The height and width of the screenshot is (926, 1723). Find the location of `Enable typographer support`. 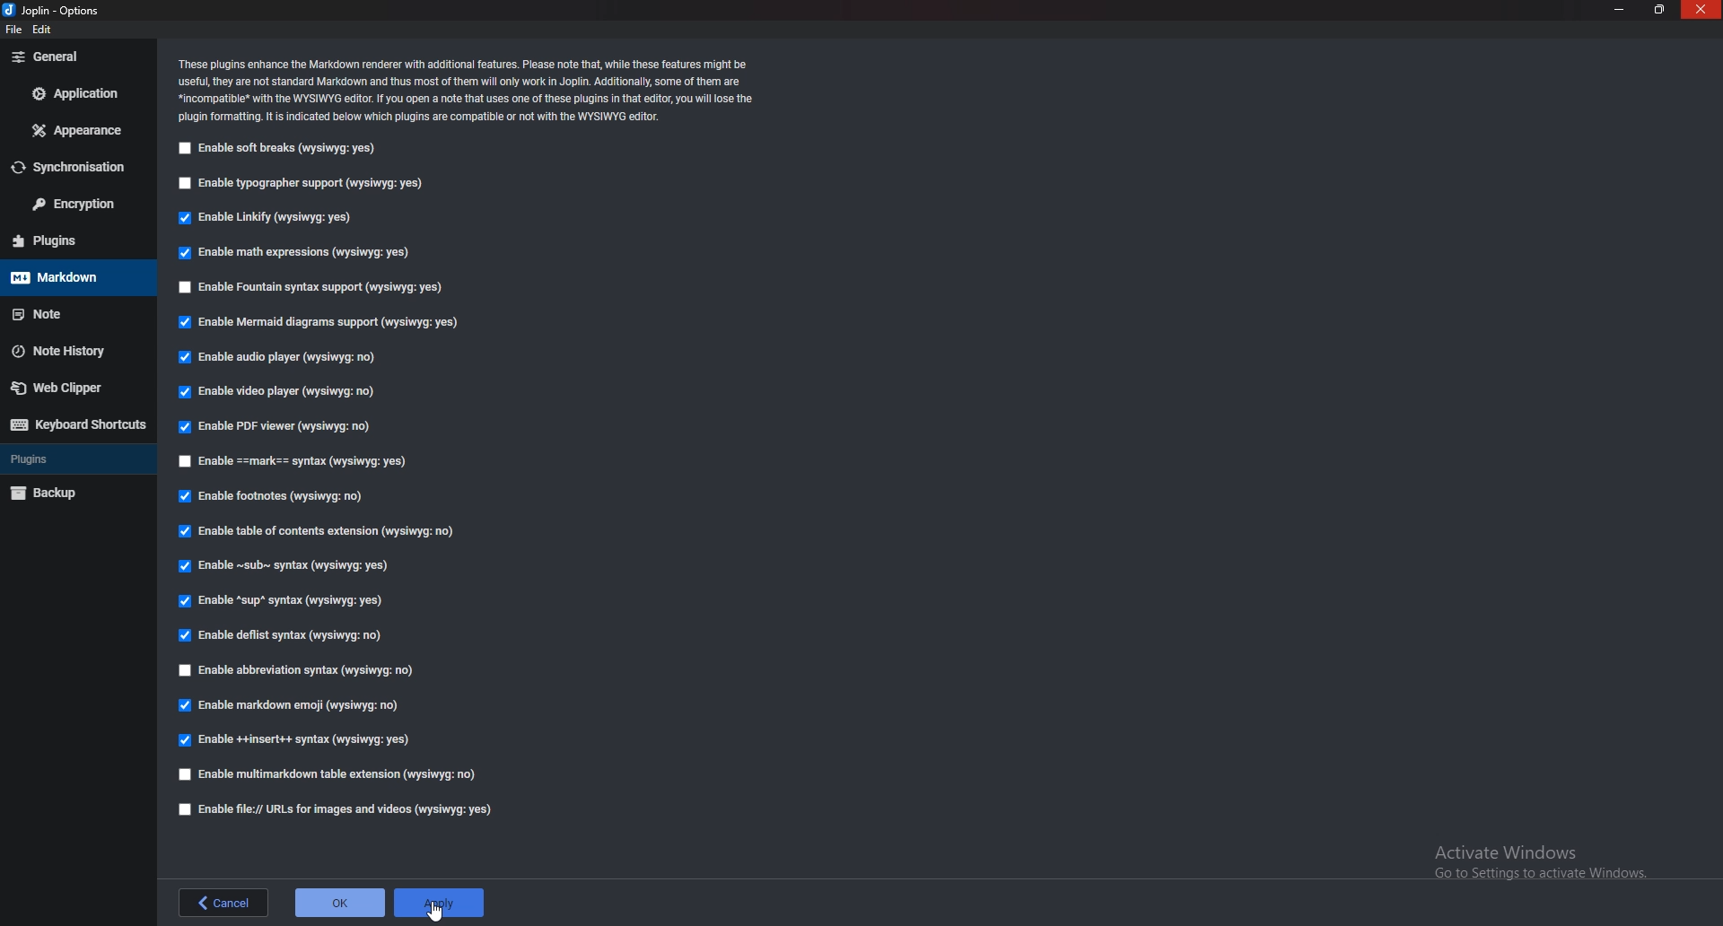

Enable typographer support is located at coordinates (313, 183).